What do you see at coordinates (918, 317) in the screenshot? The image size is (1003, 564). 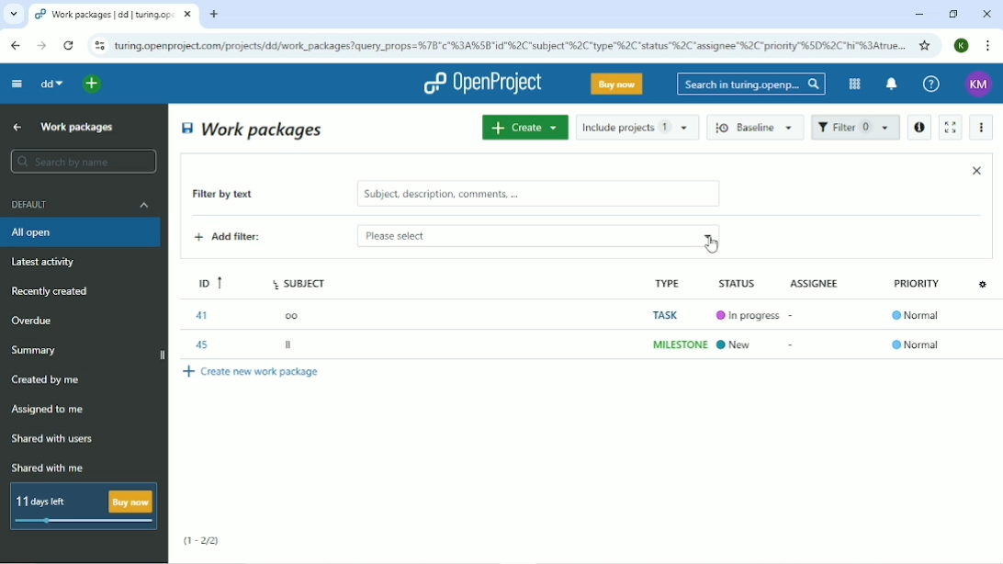 I see `Normal` at bounding box center [918, 317].